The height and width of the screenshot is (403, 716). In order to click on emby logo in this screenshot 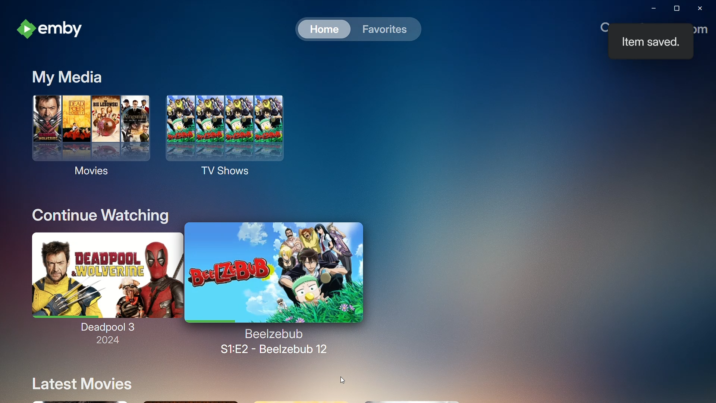, I will do `click(25, 30)`.